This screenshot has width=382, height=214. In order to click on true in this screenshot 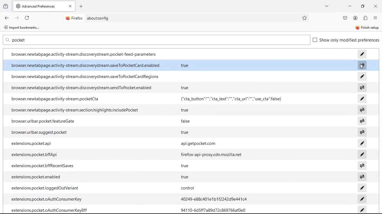, I will do `click(187, 66)`.